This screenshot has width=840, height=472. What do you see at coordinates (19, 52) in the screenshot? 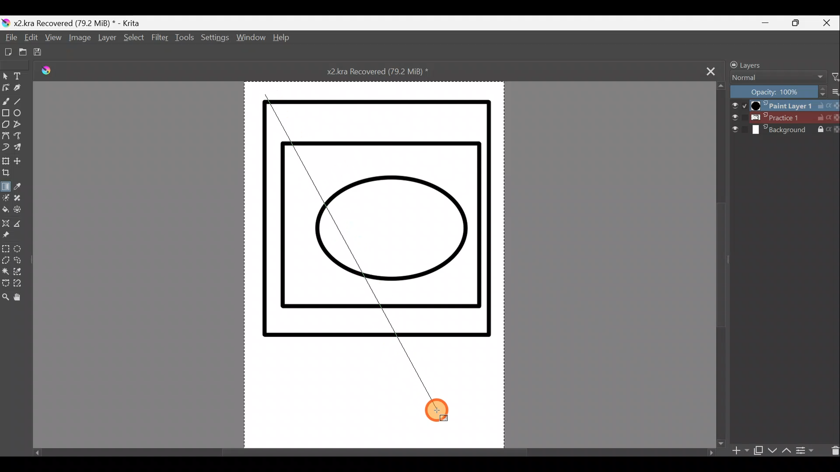
I see `Open existing document` at bounding box center [19, 52].